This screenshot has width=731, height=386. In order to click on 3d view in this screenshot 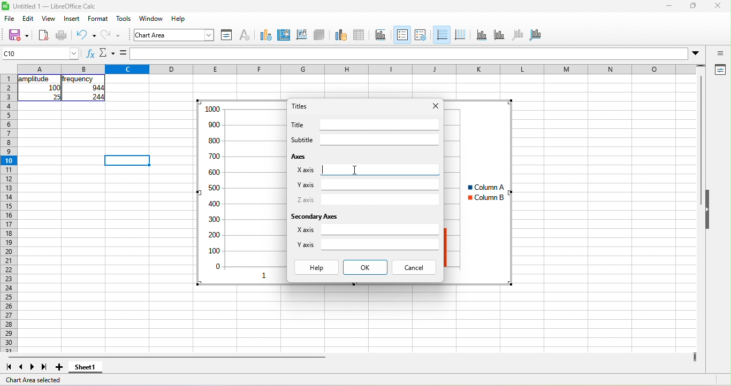, I will do `click(319, 35)`.